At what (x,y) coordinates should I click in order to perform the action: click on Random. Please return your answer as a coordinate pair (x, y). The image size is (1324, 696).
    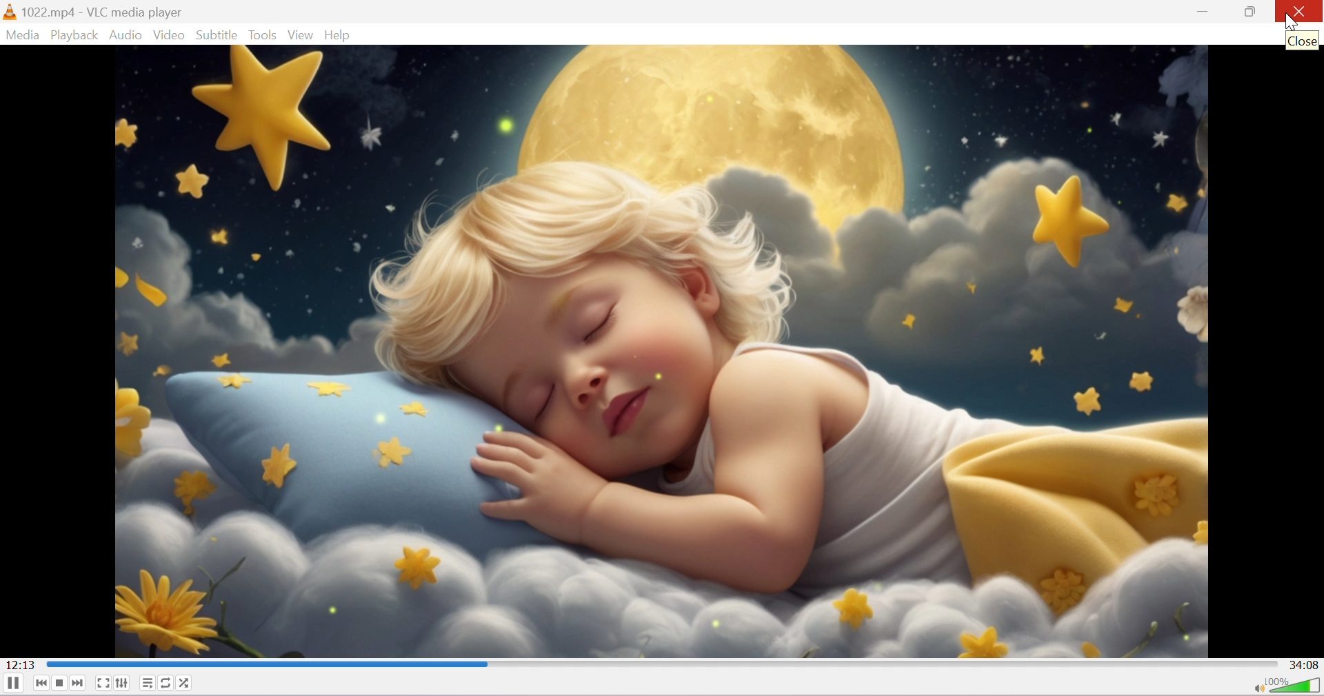
    Looking at the image, I should click on (186, 682).